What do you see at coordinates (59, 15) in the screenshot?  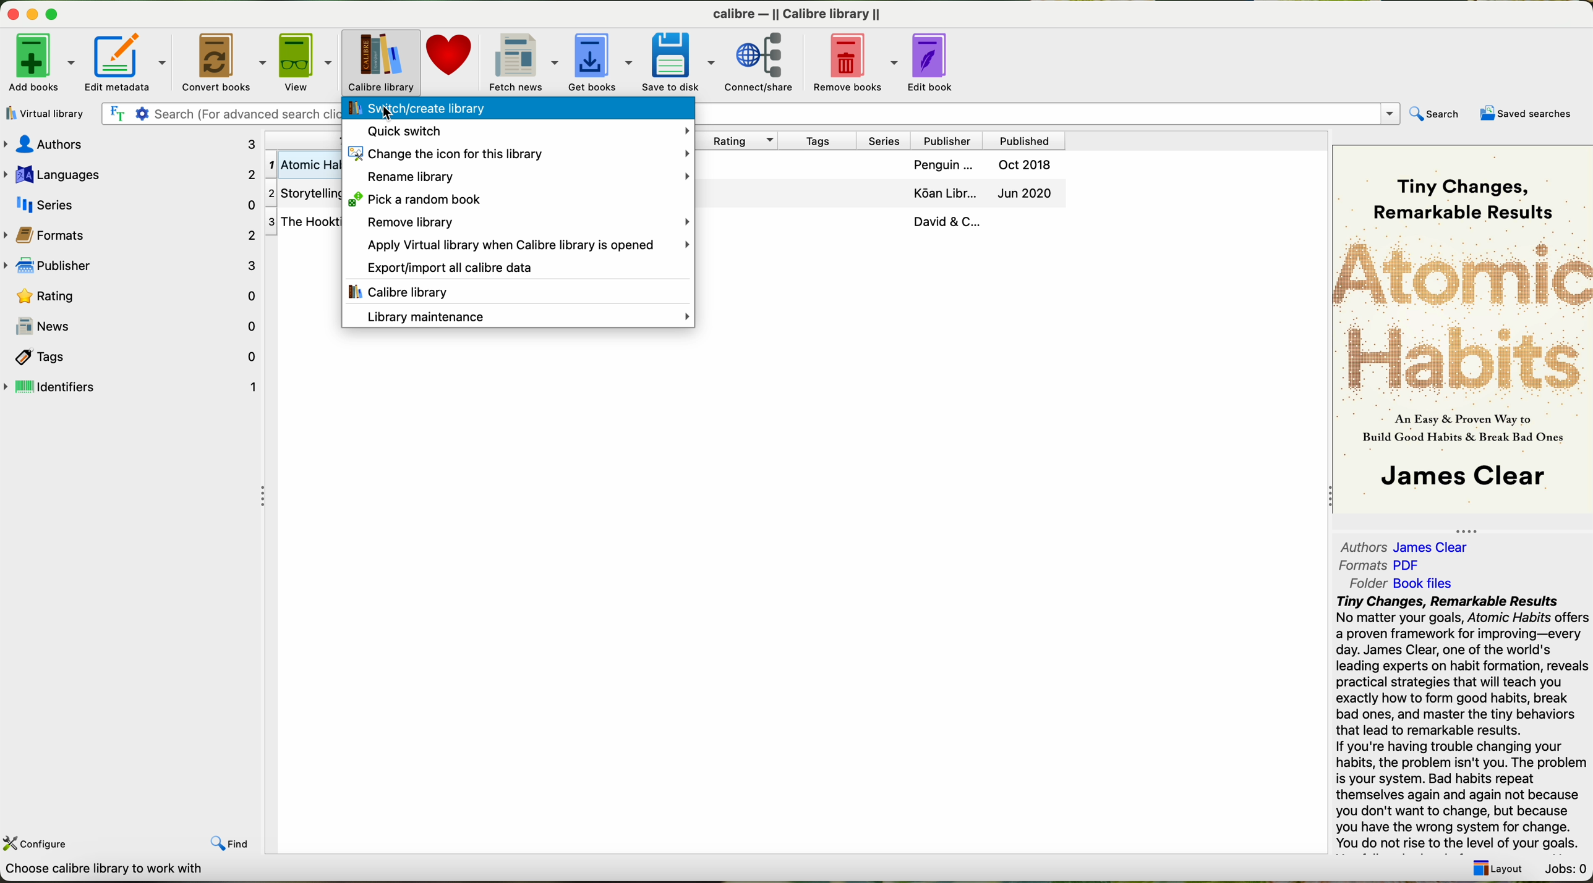 I see `maximize program` at bounding box center [59, 15].